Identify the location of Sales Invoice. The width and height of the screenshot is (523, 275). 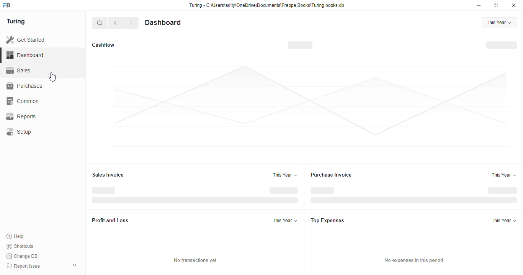
(116, 175).